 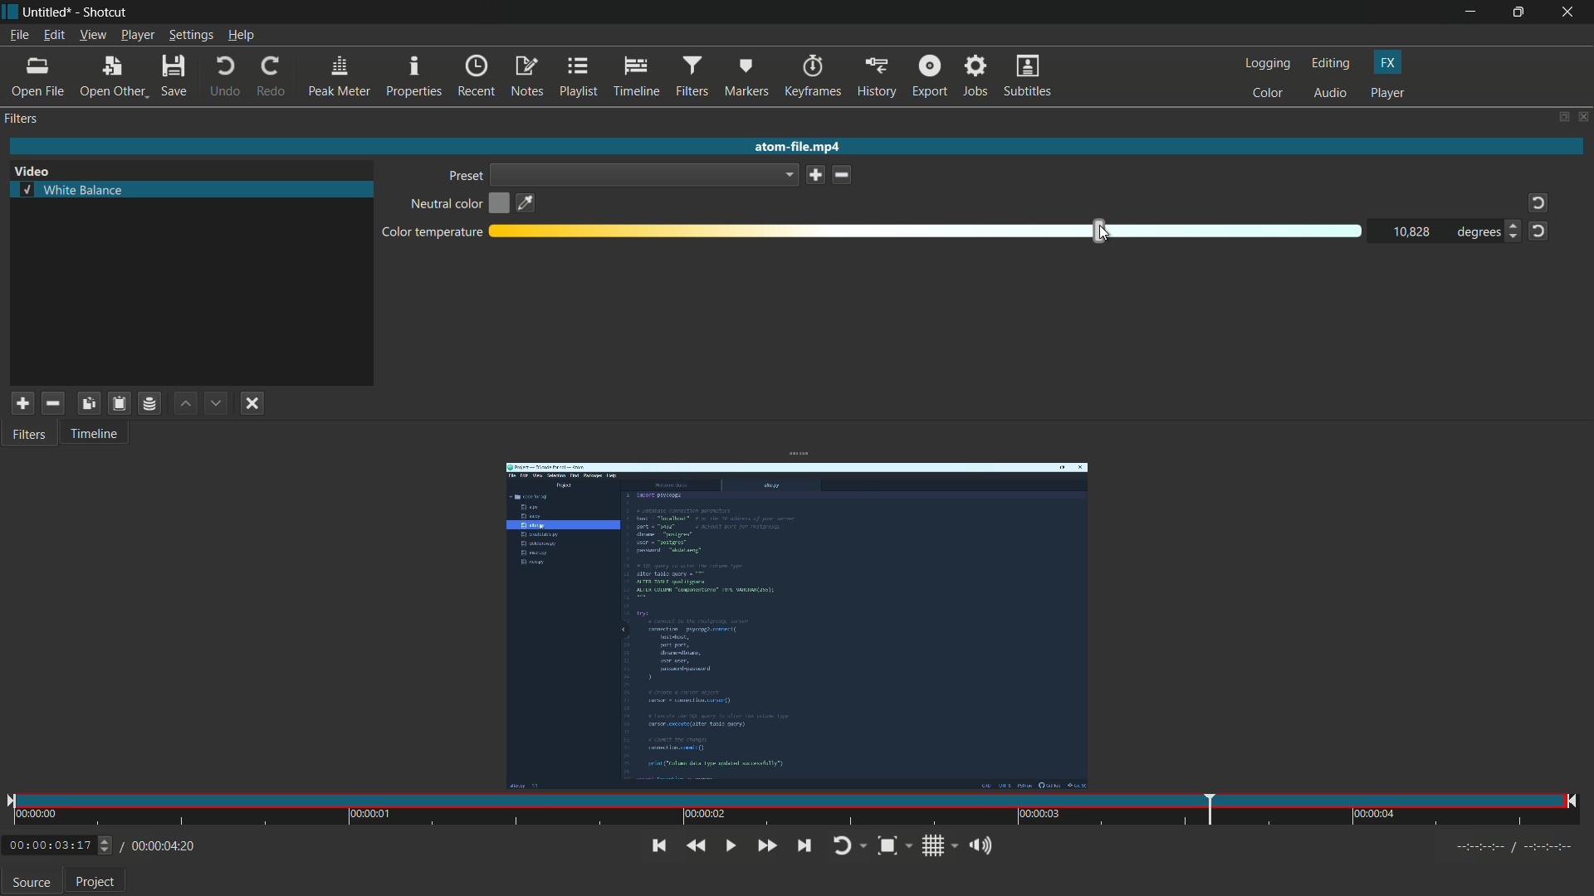 What do you see at coordinates (1538, 231) in the screenshot?
I see `reset to default` at bounding box center [1538, 231].